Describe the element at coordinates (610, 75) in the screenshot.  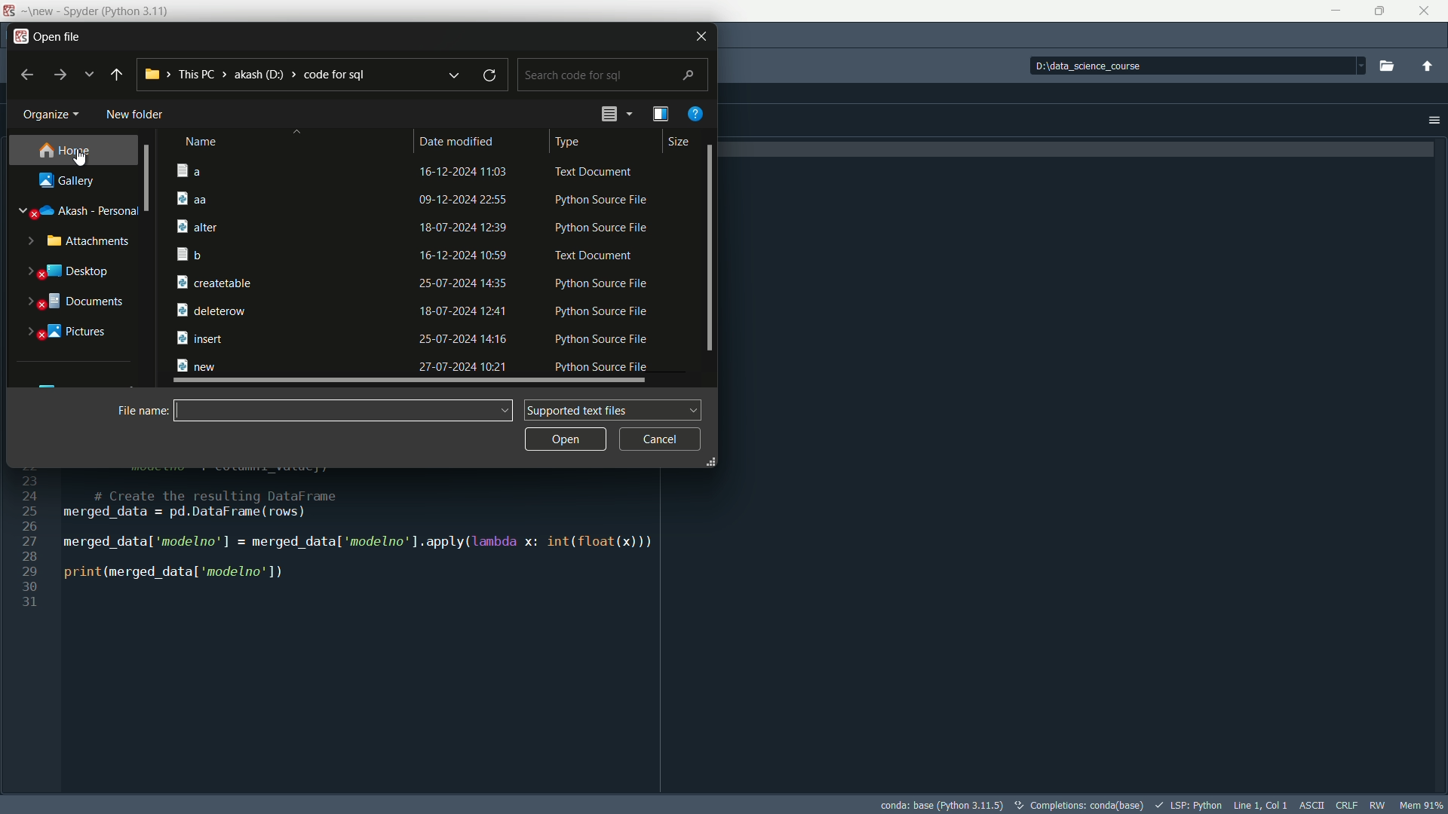
I see `search` at that location.